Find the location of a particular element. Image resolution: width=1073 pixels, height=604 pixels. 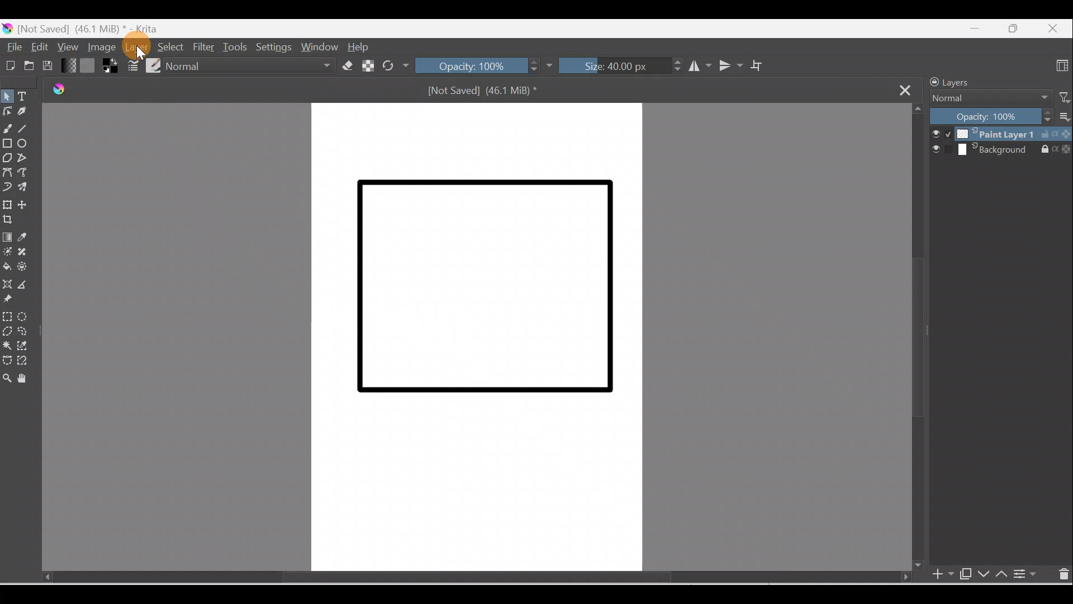

Add layer is located at coordinates (936, 575).